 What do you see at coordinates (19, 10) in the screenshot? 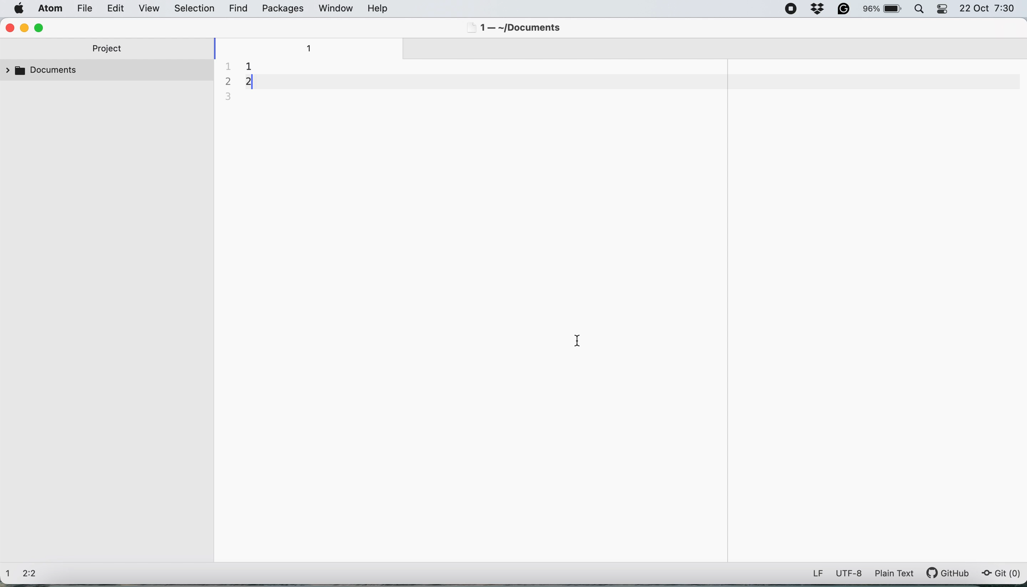
I see `system logo` at bounding box center [19, 10].